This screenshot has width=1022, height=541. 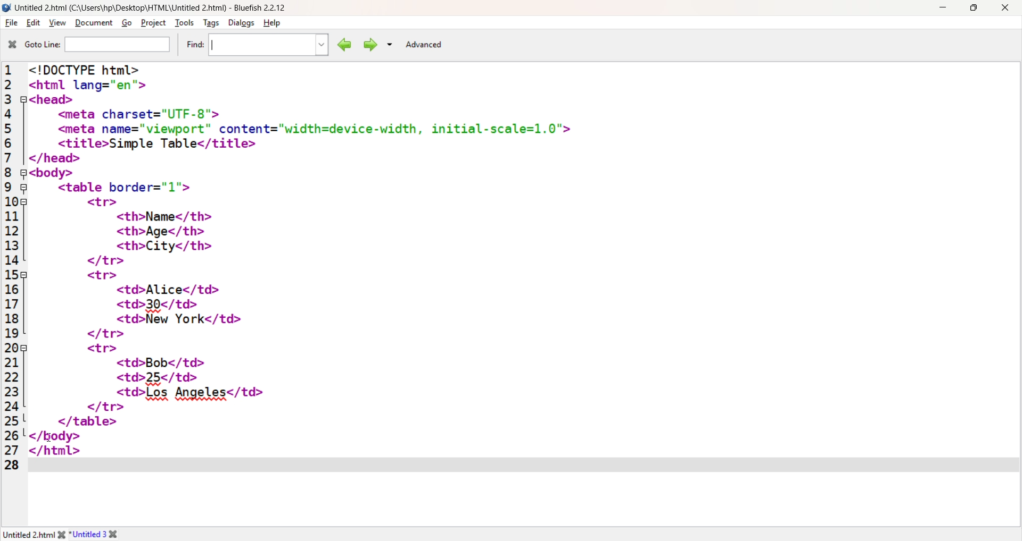 What do you see at coordinates (1004, 9) in the screenshot?
I see `Close` at bounding box center [1004, 9].